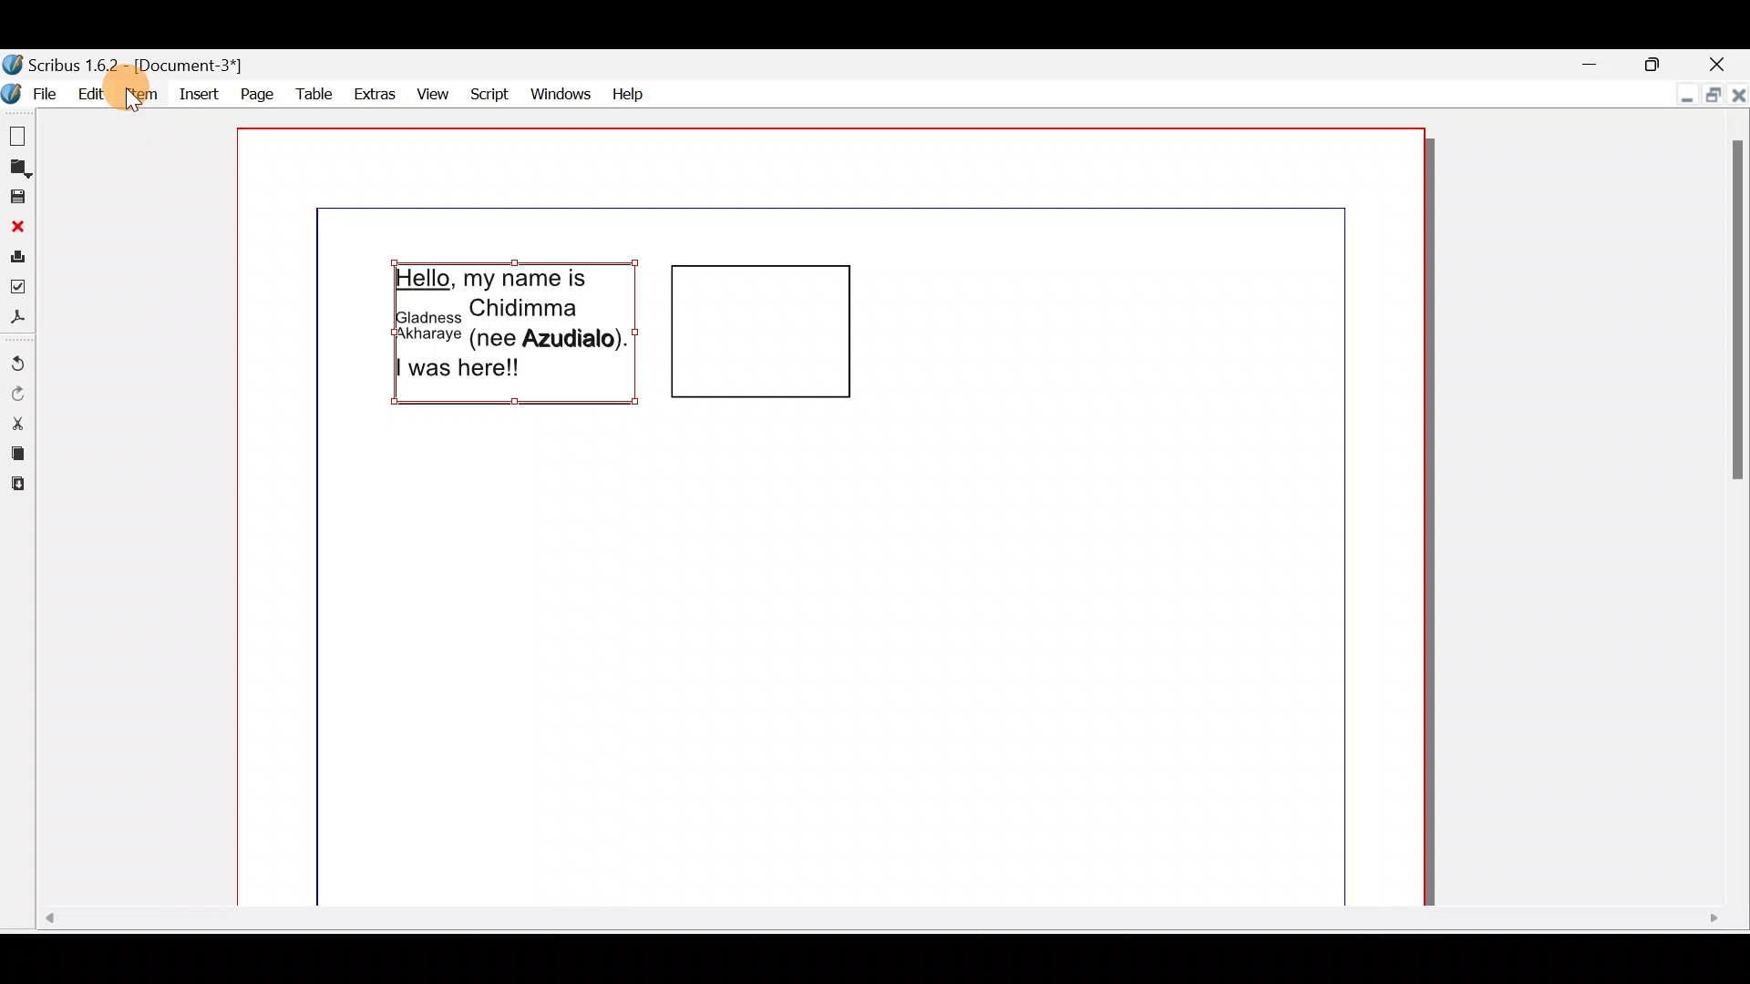 This screenshot has height=984, width=1750. What do you see at coordinates (1590, 63) in the screenshot?
I see `Minimise` at bounding box center [1590, 63].